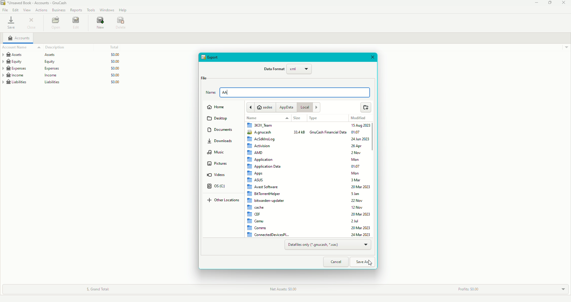  I want to click on Accounts, so click(18, 39).